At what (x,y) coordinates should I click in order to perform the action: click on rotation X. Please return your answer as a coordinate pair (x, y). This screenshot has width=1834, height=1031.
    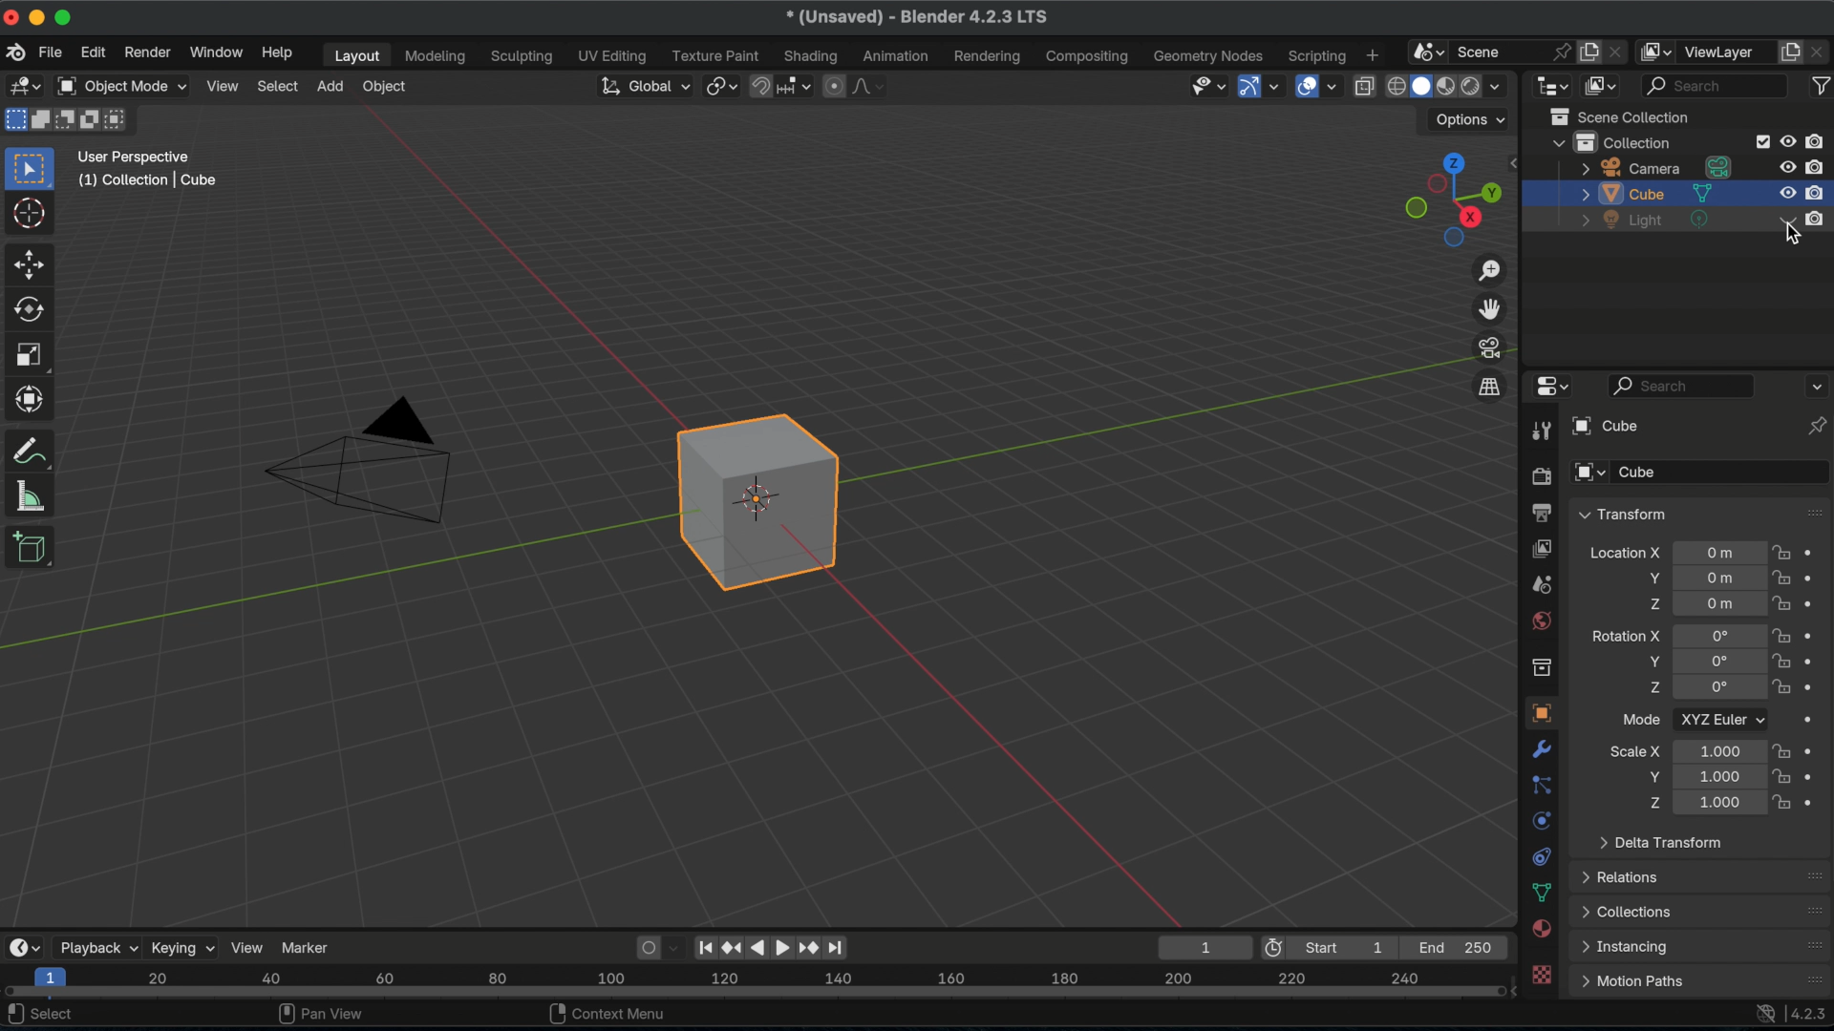
    Looking at the image, I should click on (1625, 635).